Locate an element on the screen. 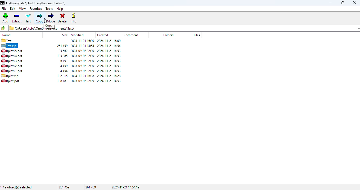  file name is located at coordinates (12, 51).